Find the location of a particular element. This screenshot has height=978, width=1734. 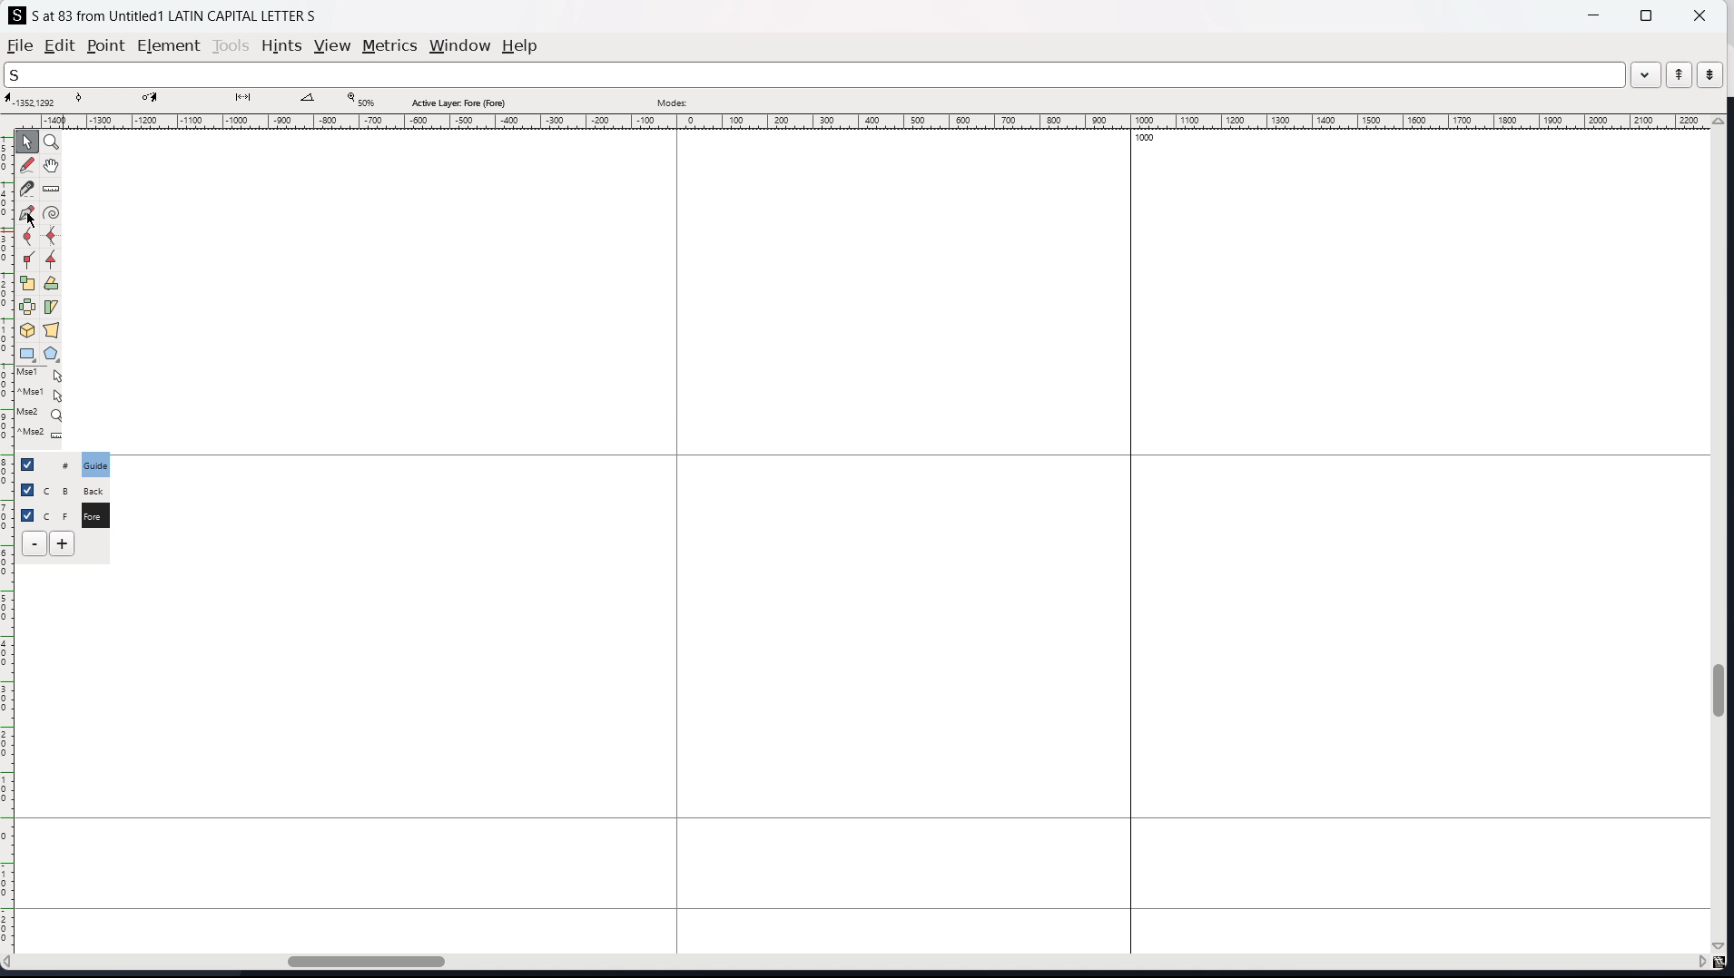

C F Fore is located at coordinates (94, 514).